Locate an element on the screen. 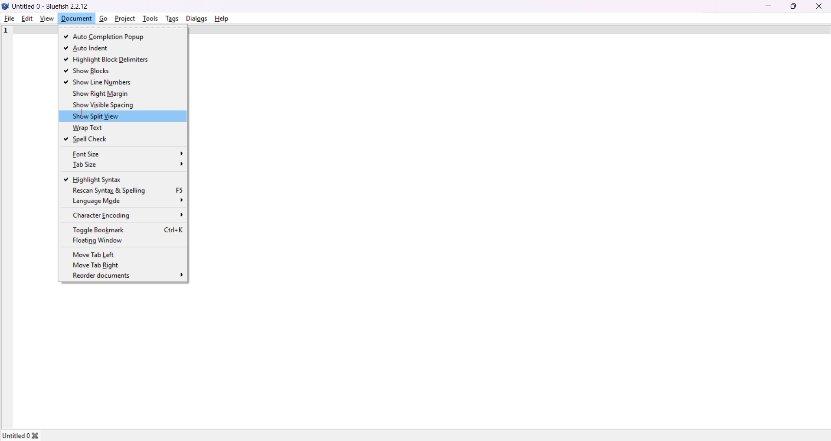 The height and width of the screenshot is (441, 831). font size is located at coordinates (127, 154).